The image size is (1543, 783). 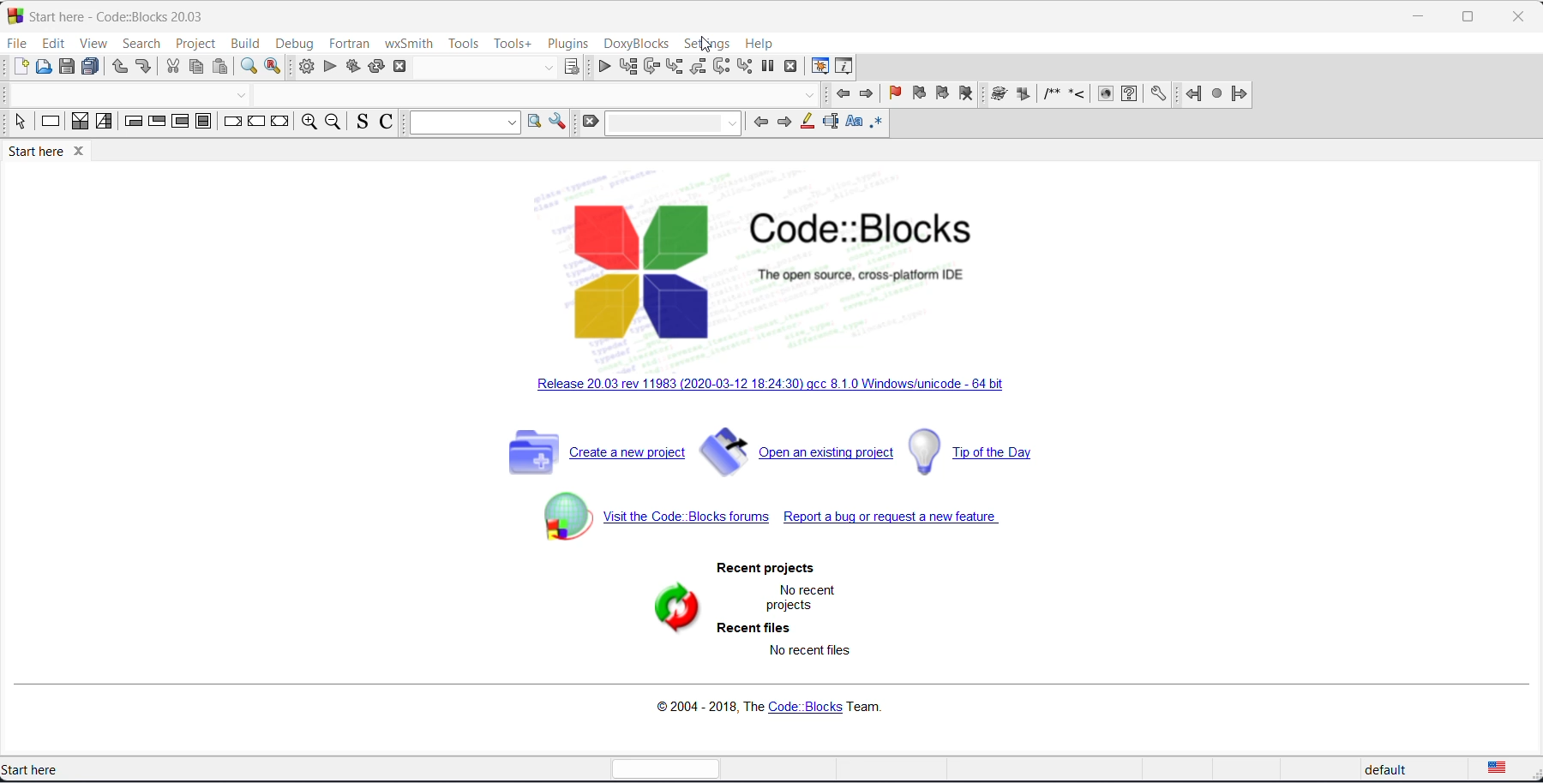 What do you see at coordinates (143, 67) in the screenshot?
I see `redo` at bounding box center [143, 67].